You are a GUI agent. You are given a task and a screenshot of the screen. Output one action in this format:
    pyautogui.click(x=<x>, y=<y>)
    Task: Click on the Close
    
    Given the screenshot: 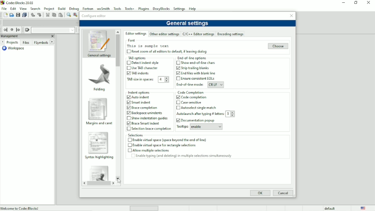 What is the action you would take?
    pyautogui.click(x=291, y=15)
    